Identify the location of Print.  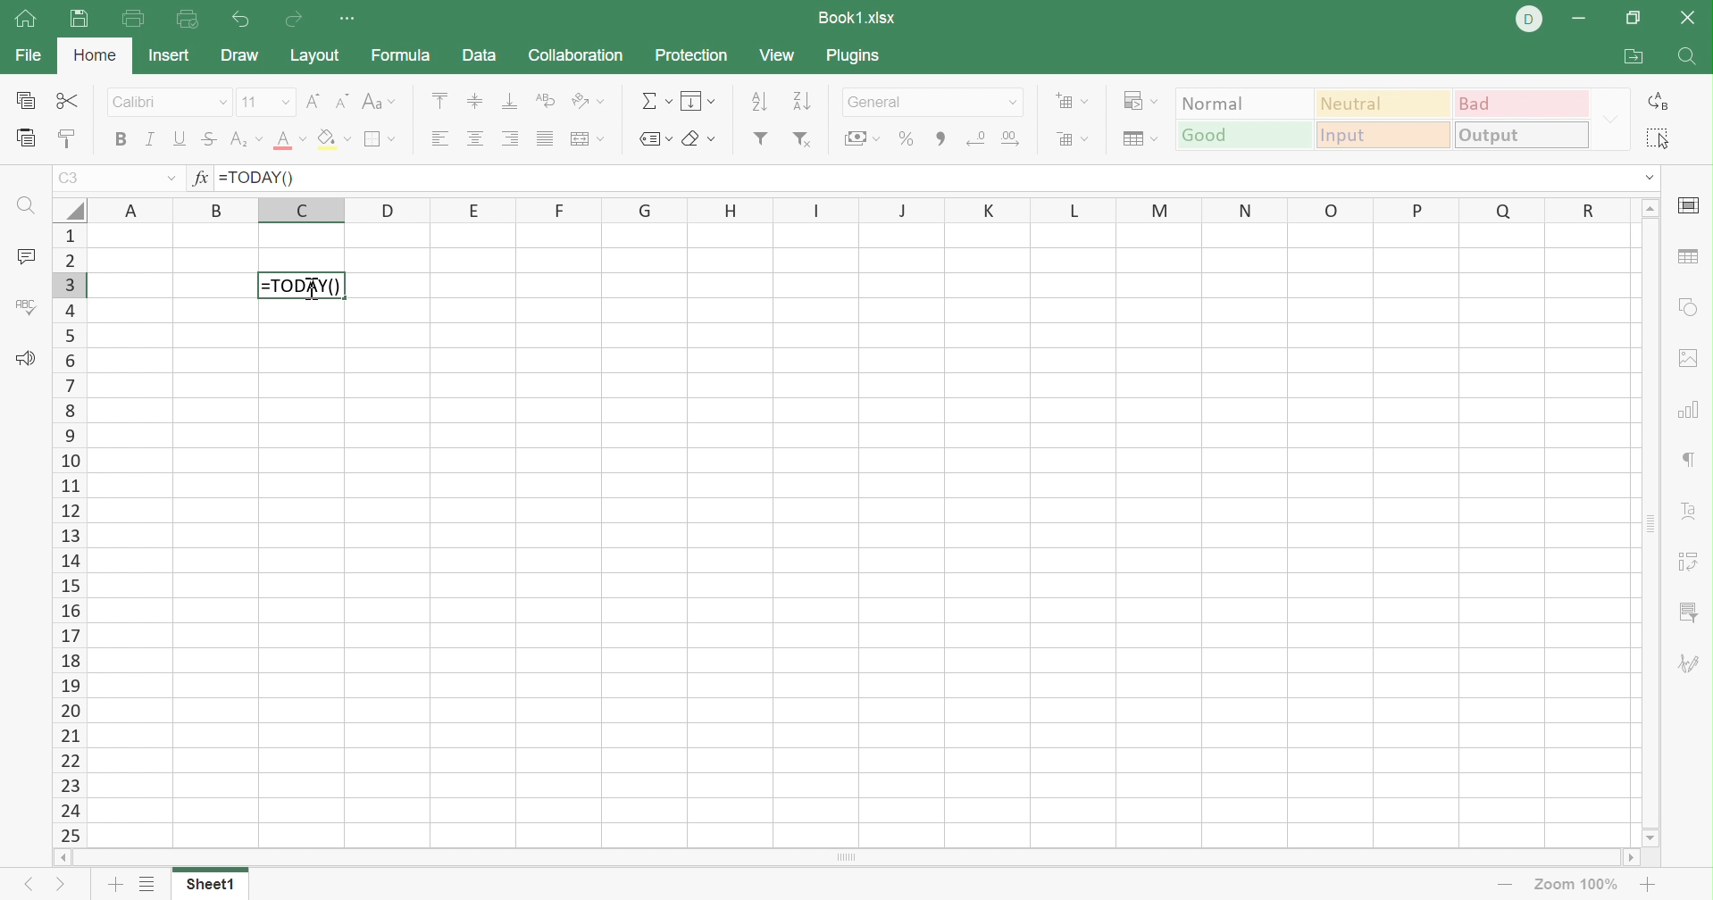
(130, 20).